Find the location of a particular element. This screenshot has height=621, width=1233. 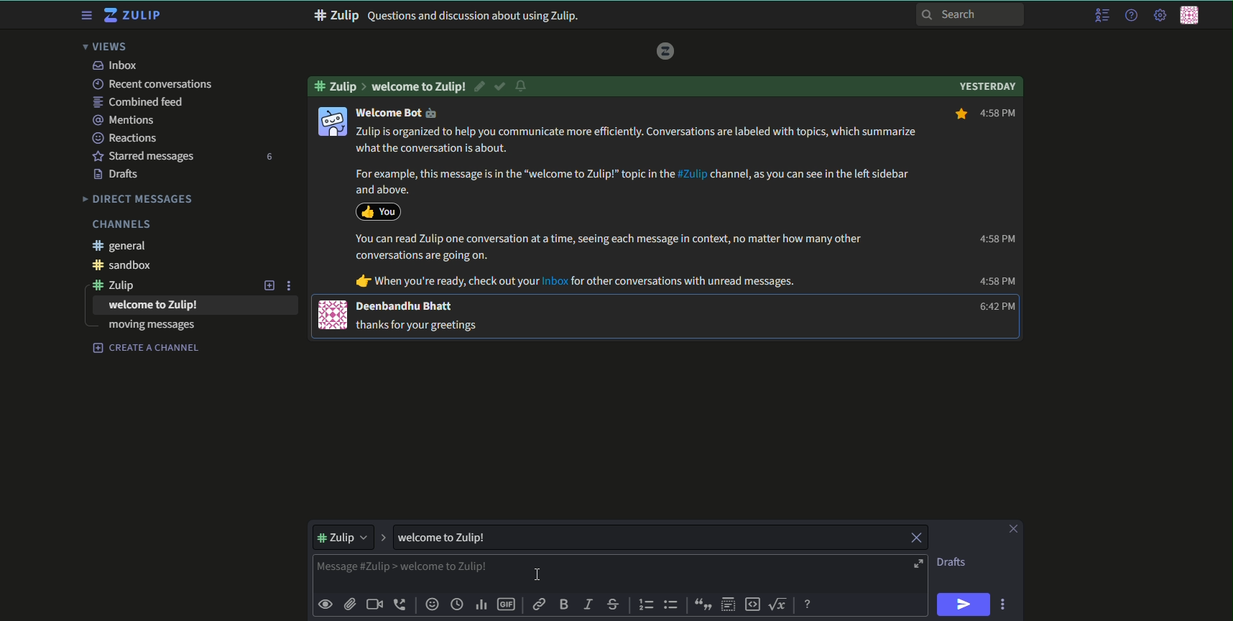

spoiler is located at coordinates (729, 604).